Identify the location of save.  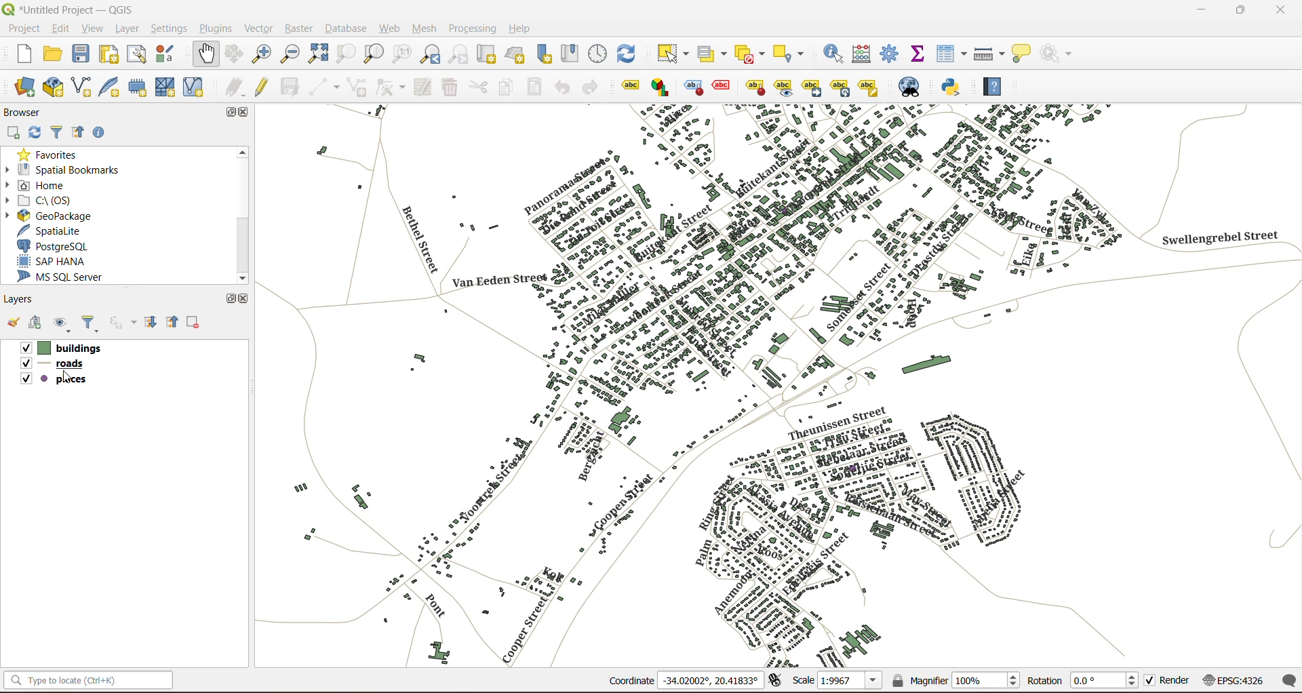
(81, 54).